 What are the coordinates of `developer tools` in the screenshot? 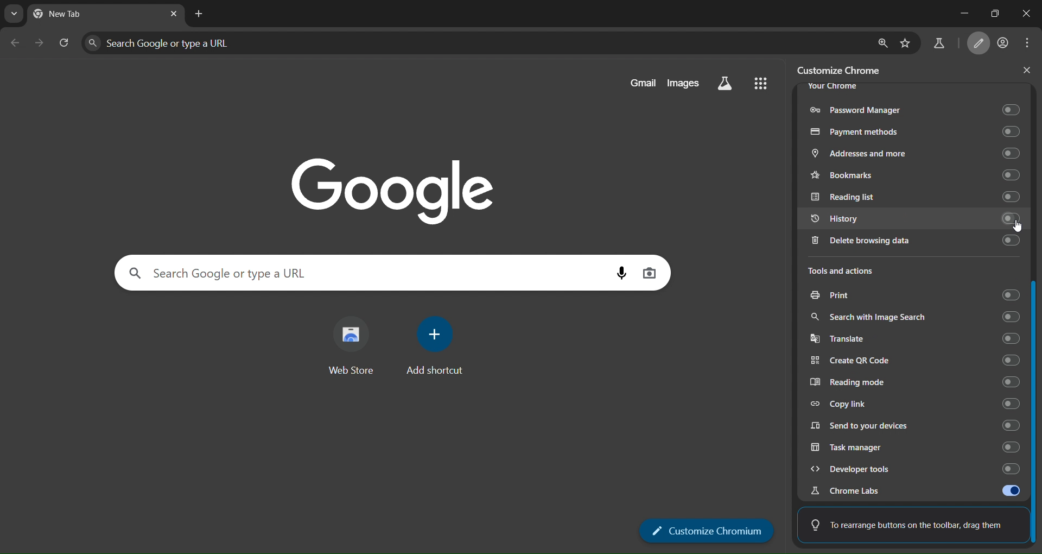 It's located at (910, 469).